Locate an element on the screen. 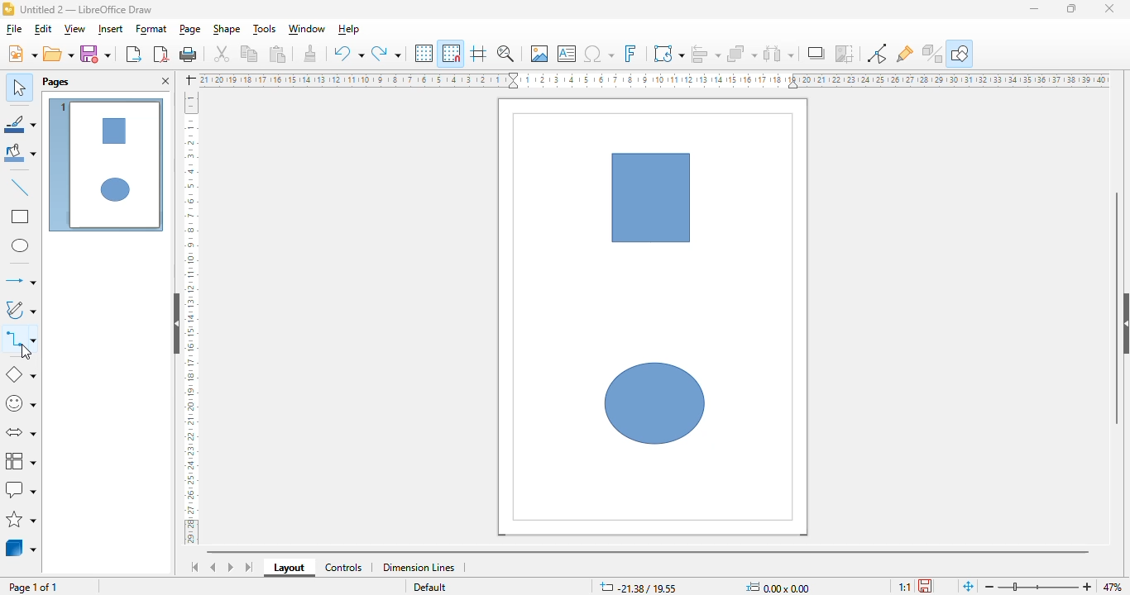 This screenshot has width=1130, height=595. insert image is located at coordinates (539, 53).